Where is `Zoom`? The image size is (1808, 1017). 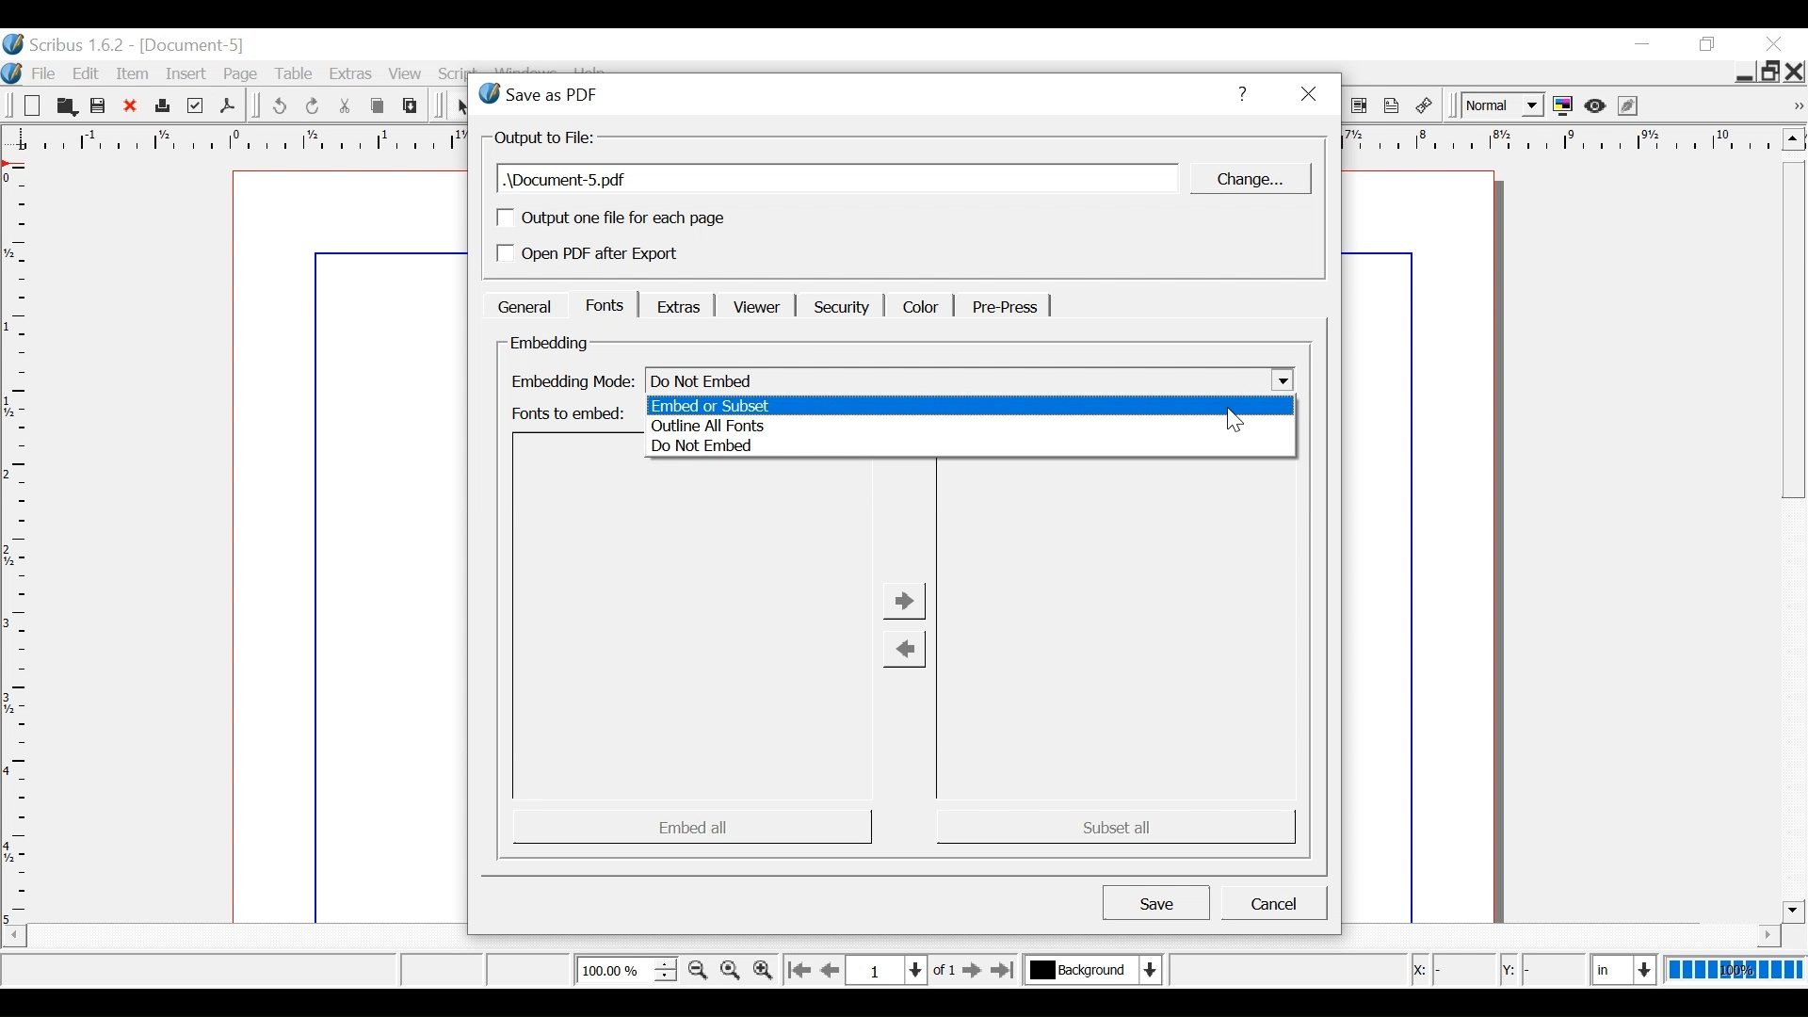
Zoom is located at coordinates (625, 969).